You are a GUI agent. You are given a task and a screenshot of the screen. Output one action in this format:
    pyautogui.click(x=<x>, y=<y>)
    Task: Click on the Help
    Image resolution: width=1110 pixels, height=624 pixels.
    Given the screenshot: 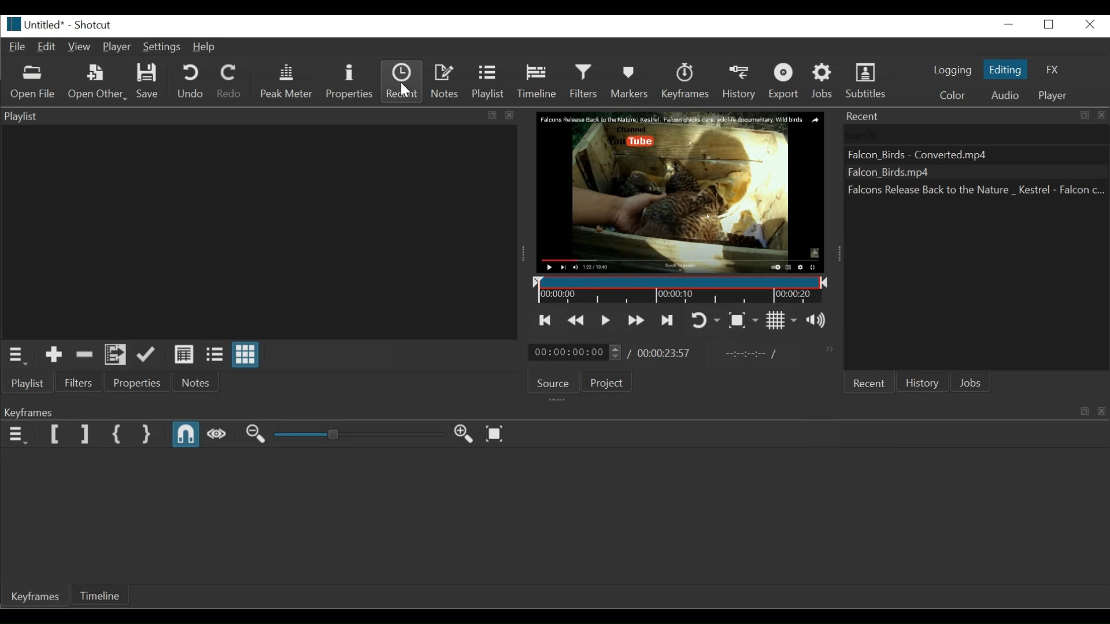 What is the action you would take?
    pyautogui.click(x=206, y=47)
    